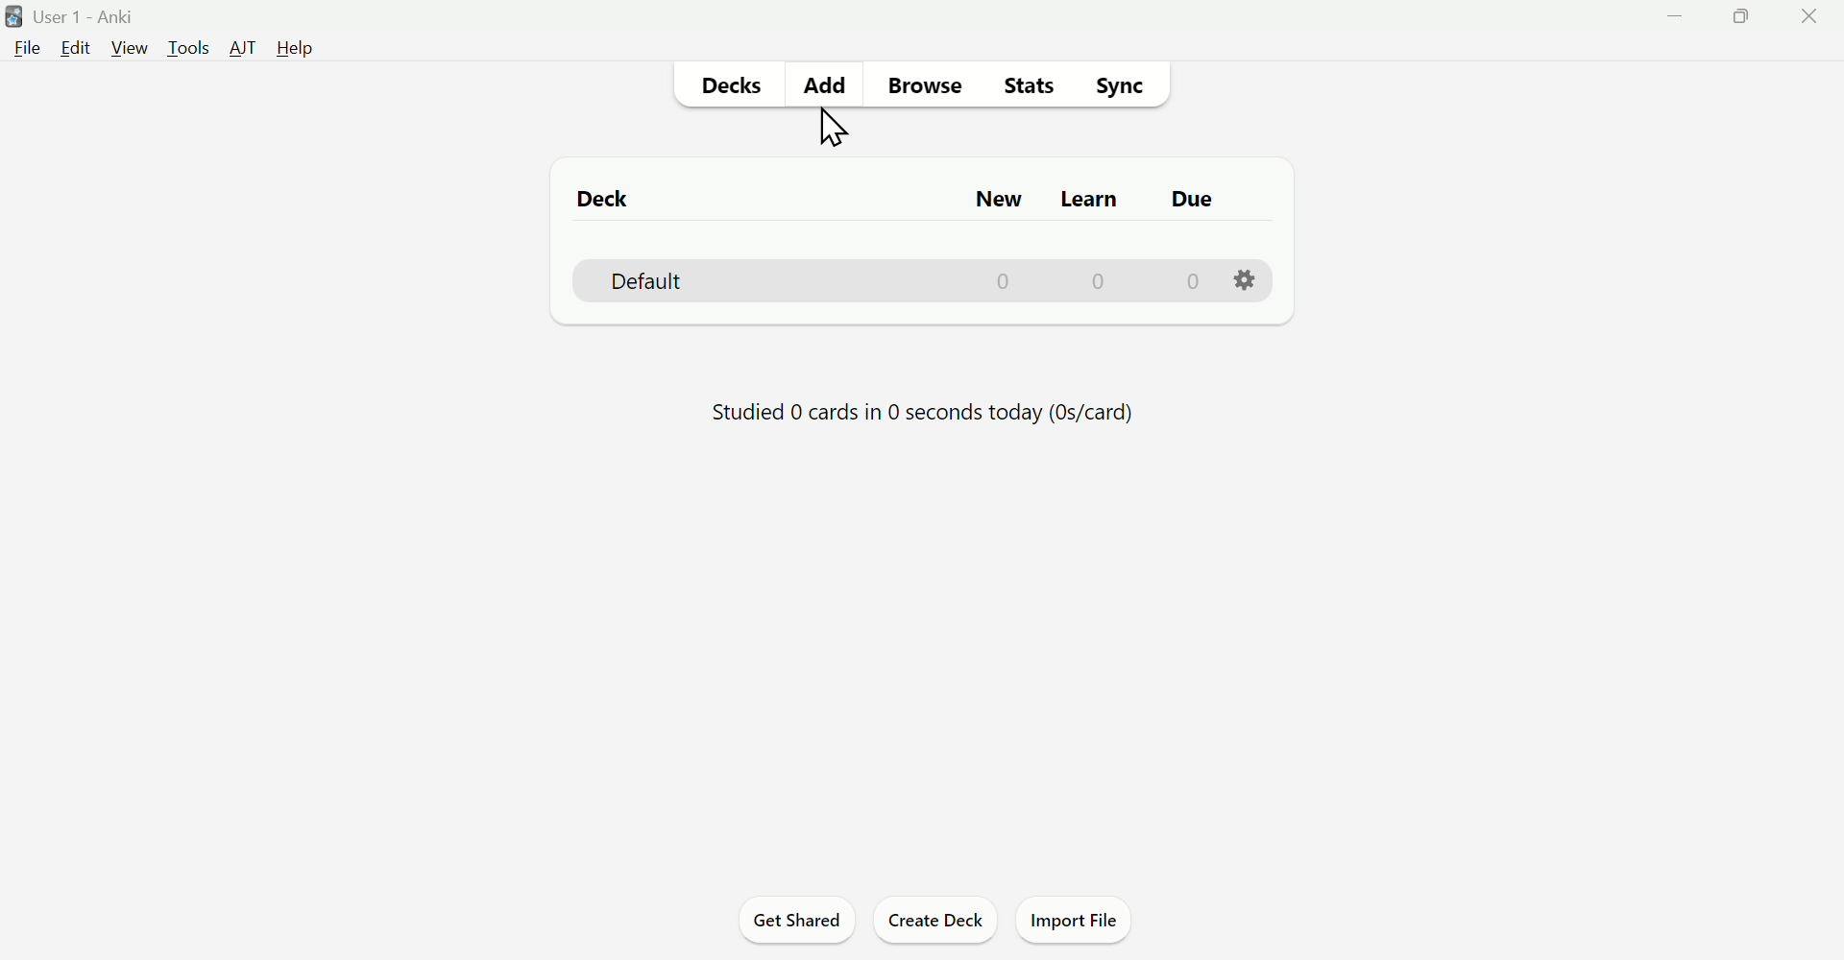 The image size is (1844, 960). I want to click on View, so click(128, 47).